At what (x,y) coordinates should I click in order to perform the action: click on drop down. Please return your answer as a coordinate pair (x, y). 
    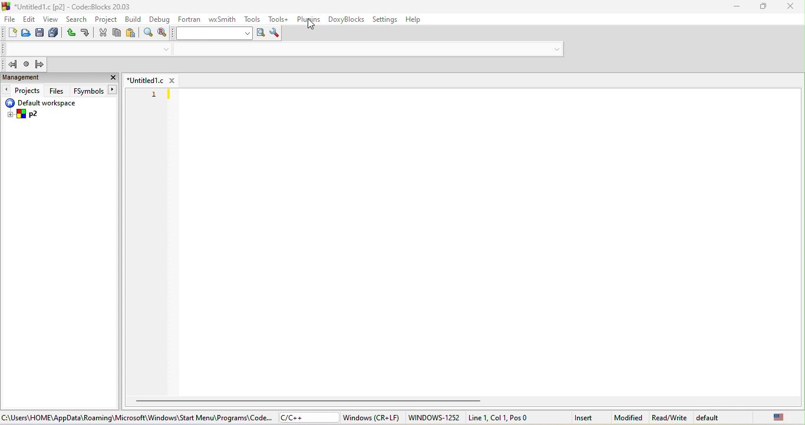
    Looking at the image, I should click on (556, 49).